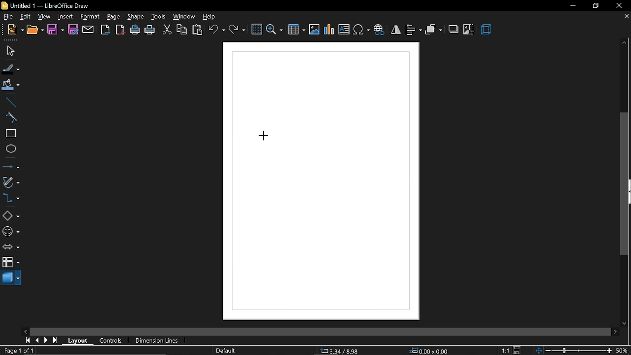 This screenshot has height=355, width=631. I want to click on fill line, so click(10, 68).